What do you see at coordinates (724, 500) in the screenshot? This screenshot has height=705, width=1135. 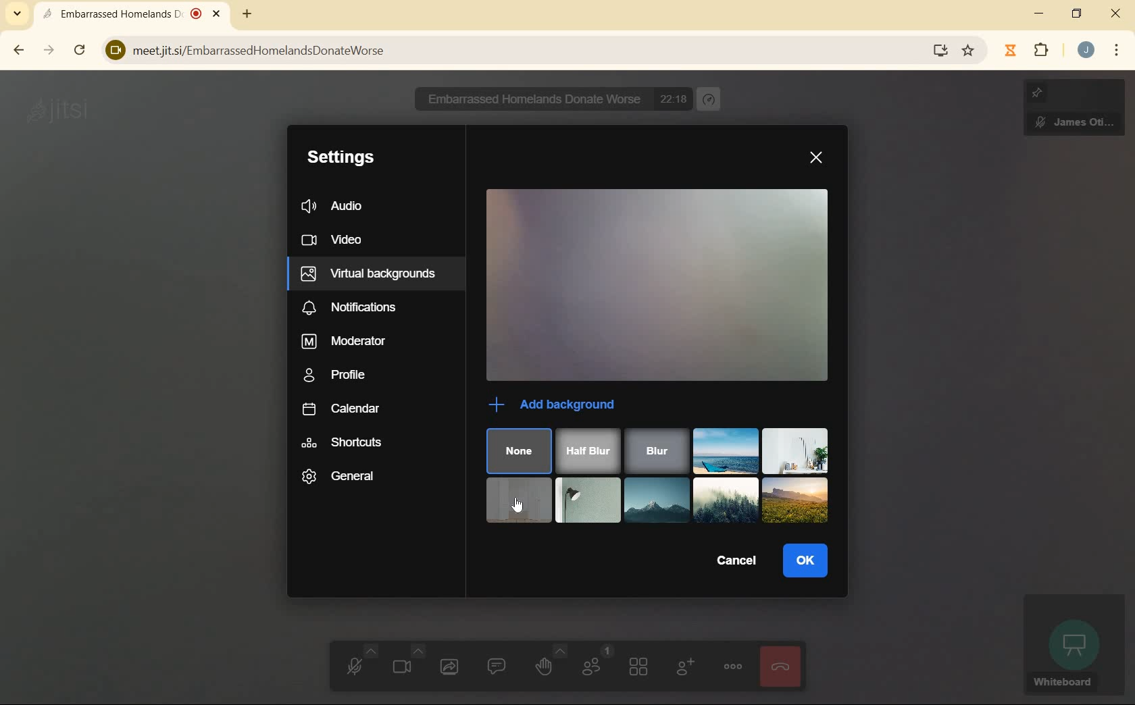 I see `` at bounding box center [724, 500].